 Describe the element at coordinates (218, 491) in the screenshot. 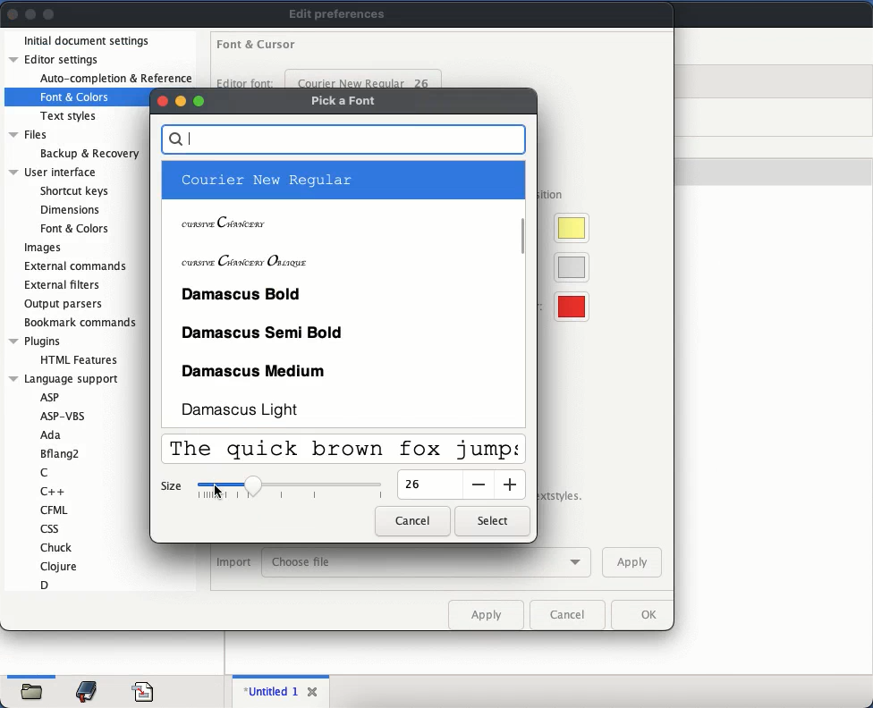

I see `cursor` at that location.